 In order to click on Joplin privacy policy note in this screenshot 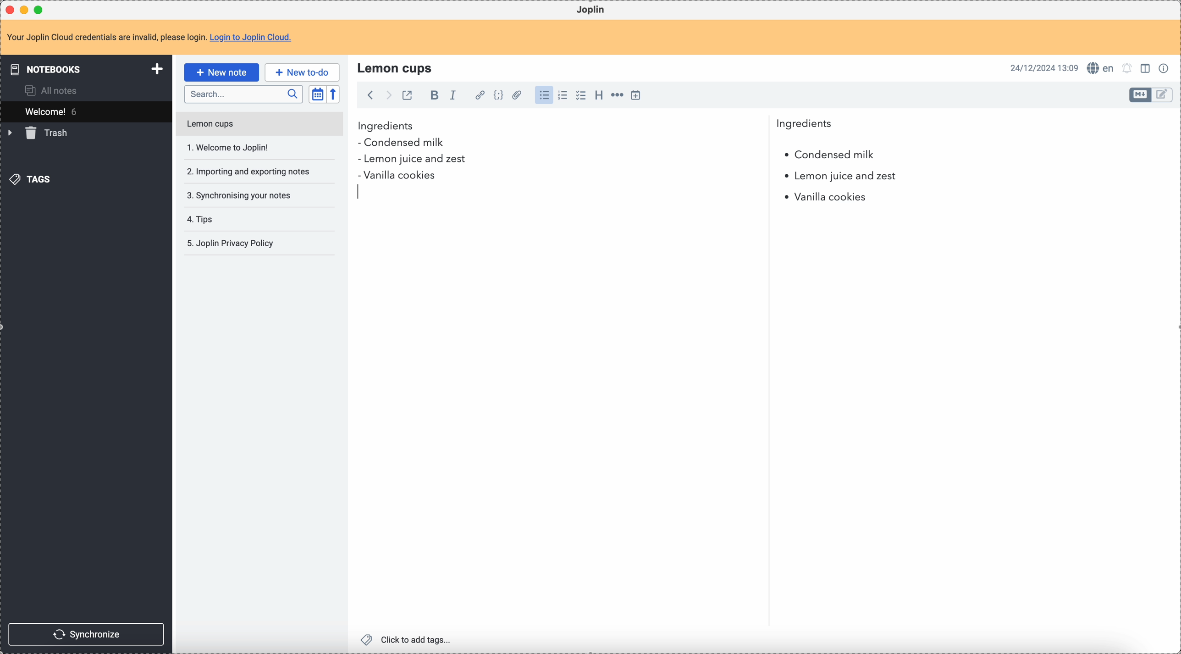, I will do `click(232, 244)`.